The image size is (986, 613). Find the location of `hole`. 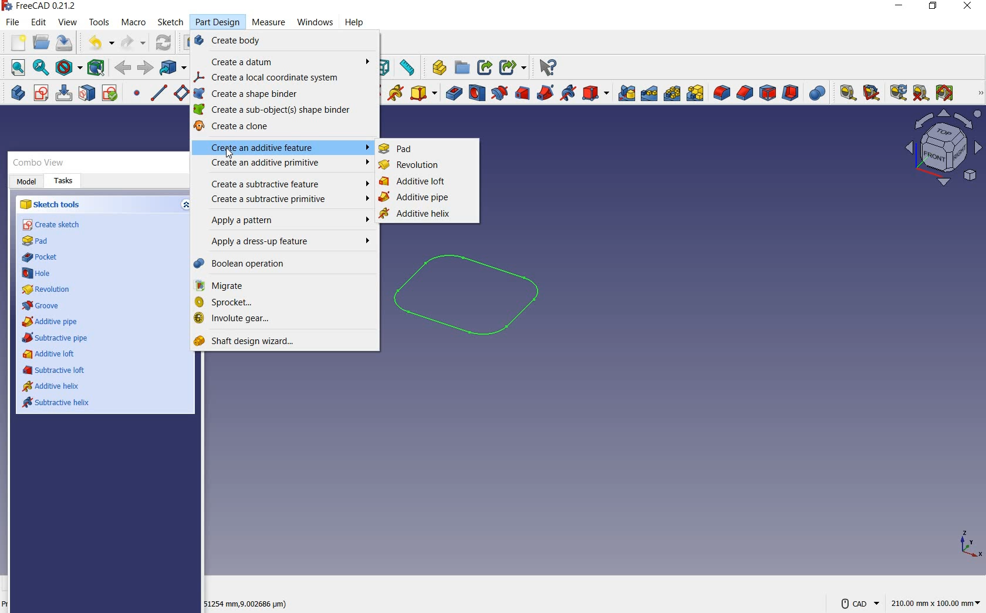

hole is located at coordinates (477, 93).